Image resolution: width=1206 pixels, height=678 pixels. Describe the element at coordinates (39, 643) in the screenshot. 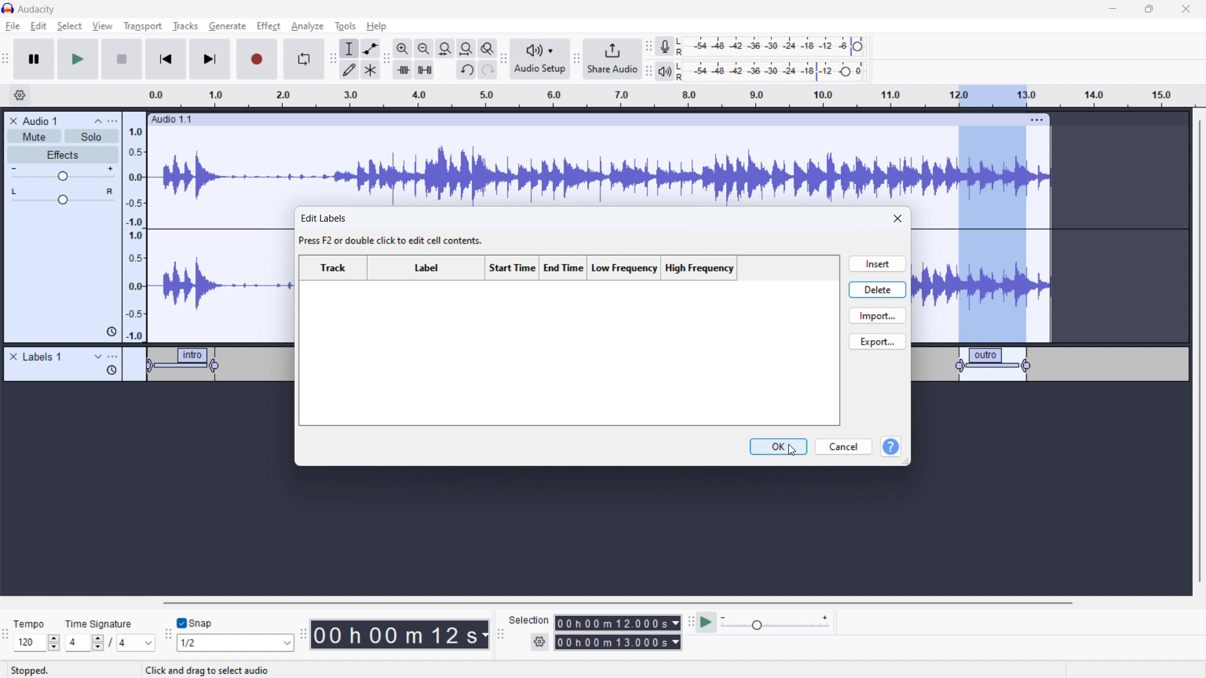

I see `set tempo` at that location.